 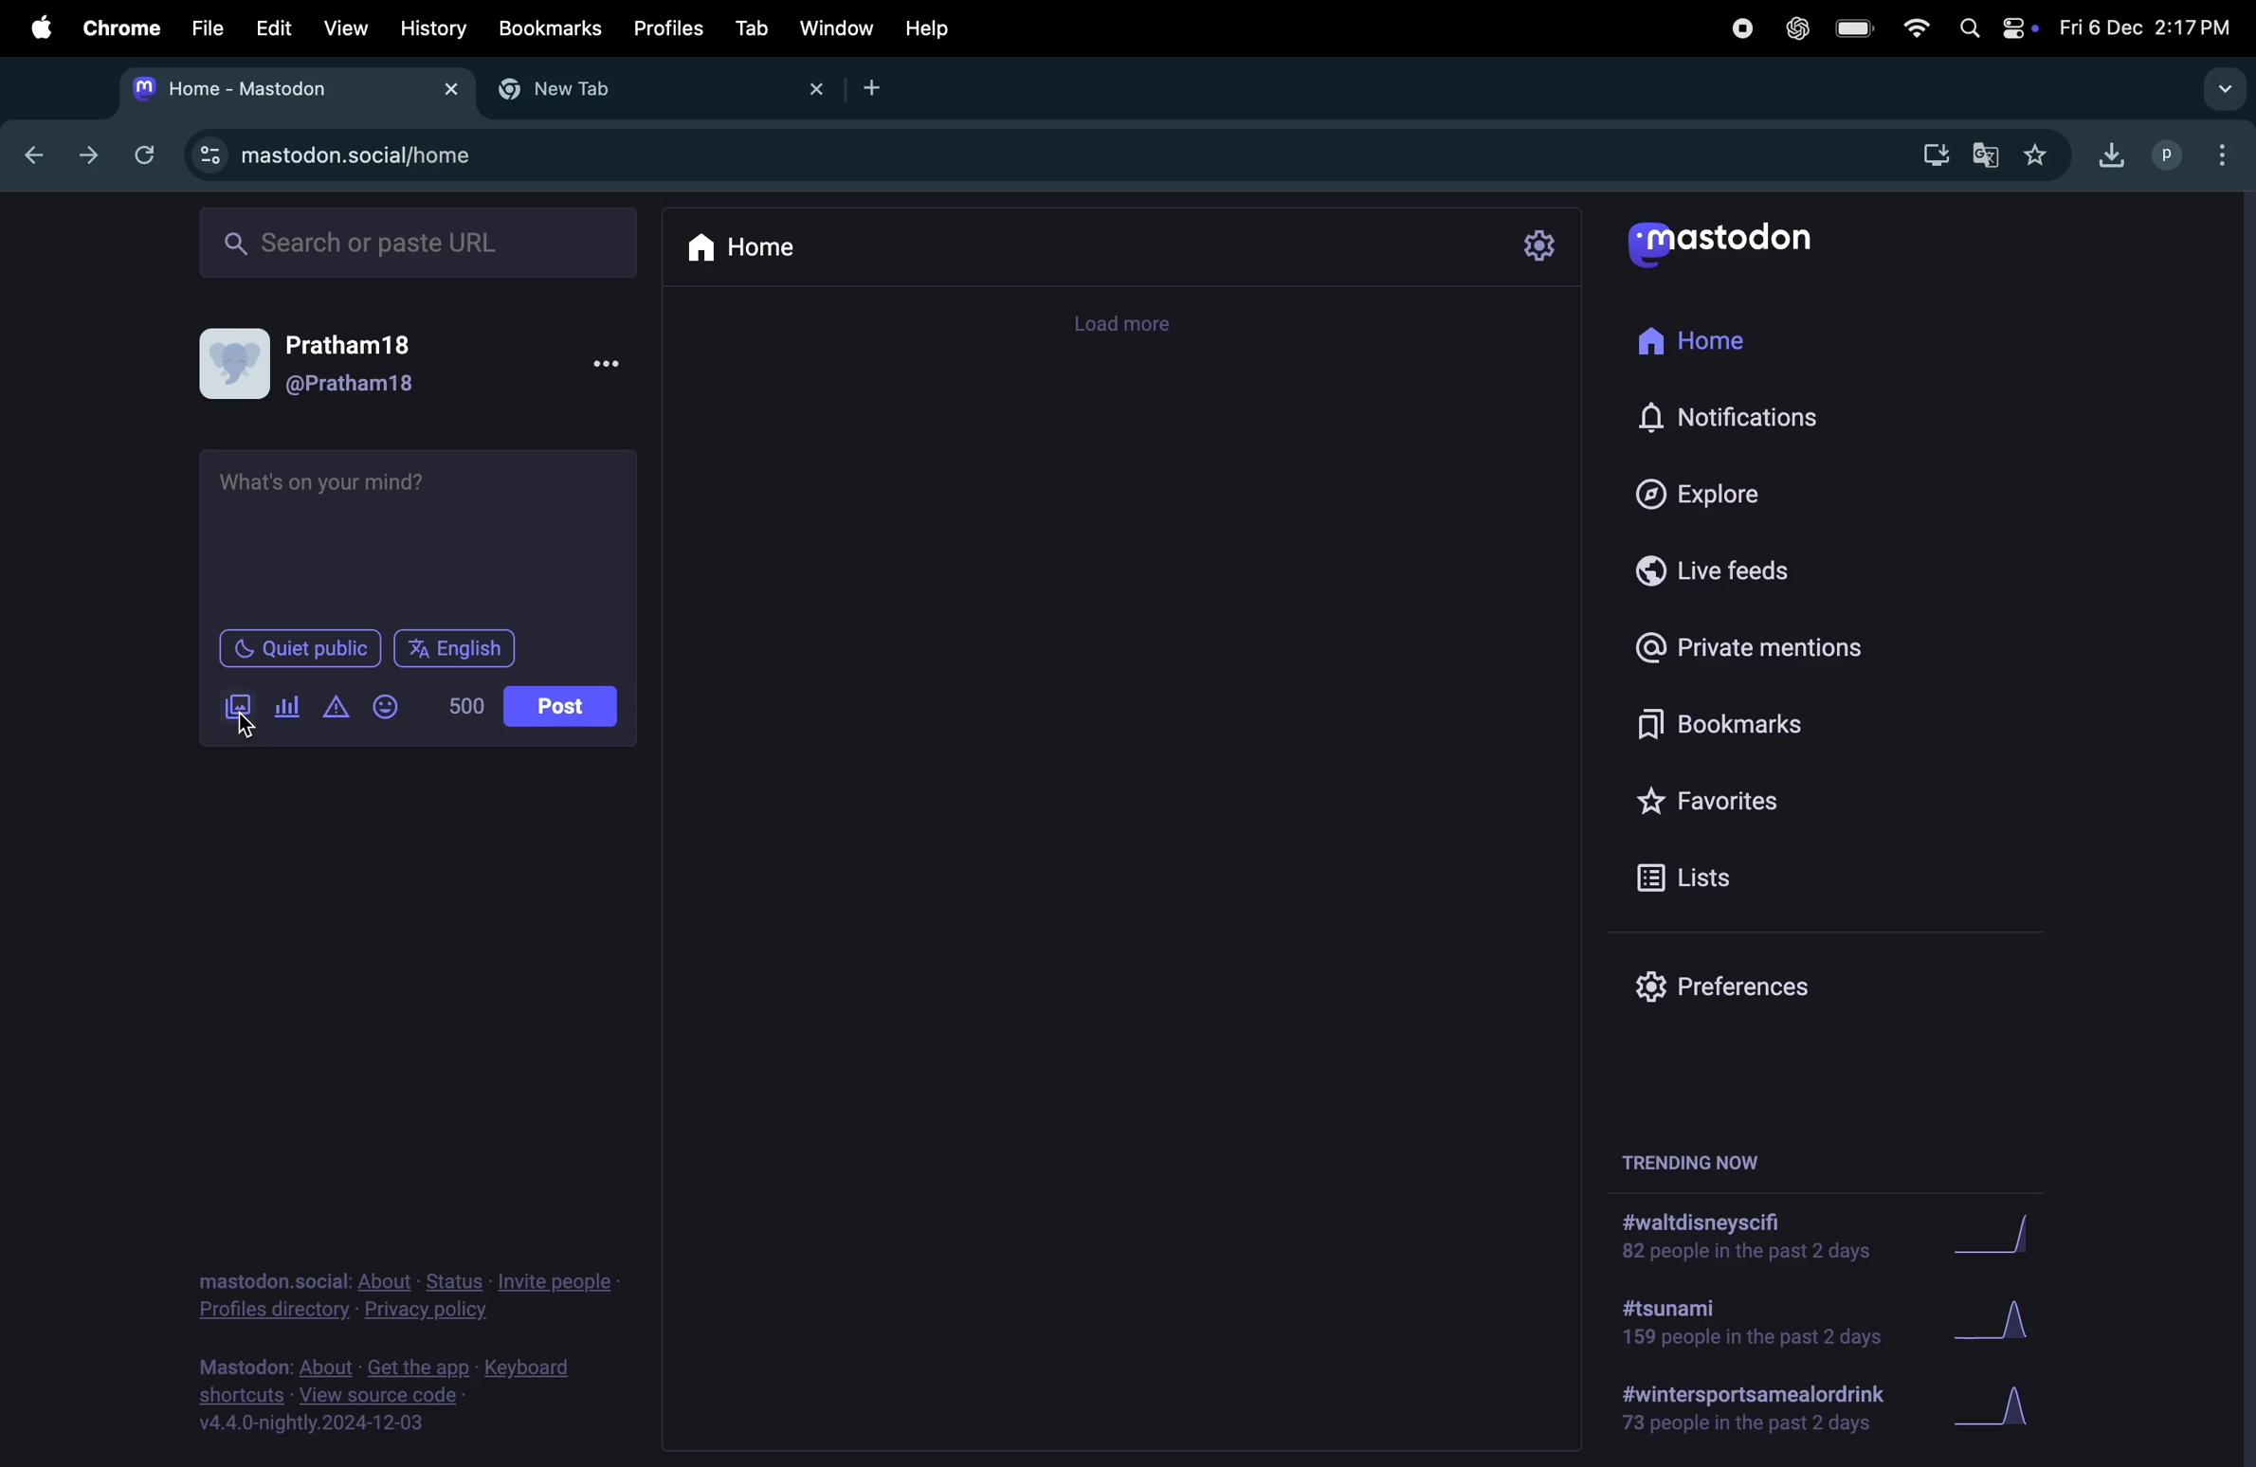 What do you see at coordinates (118, 28) in the screenshot?
I see `chrome` at bounding box center [118, 28].